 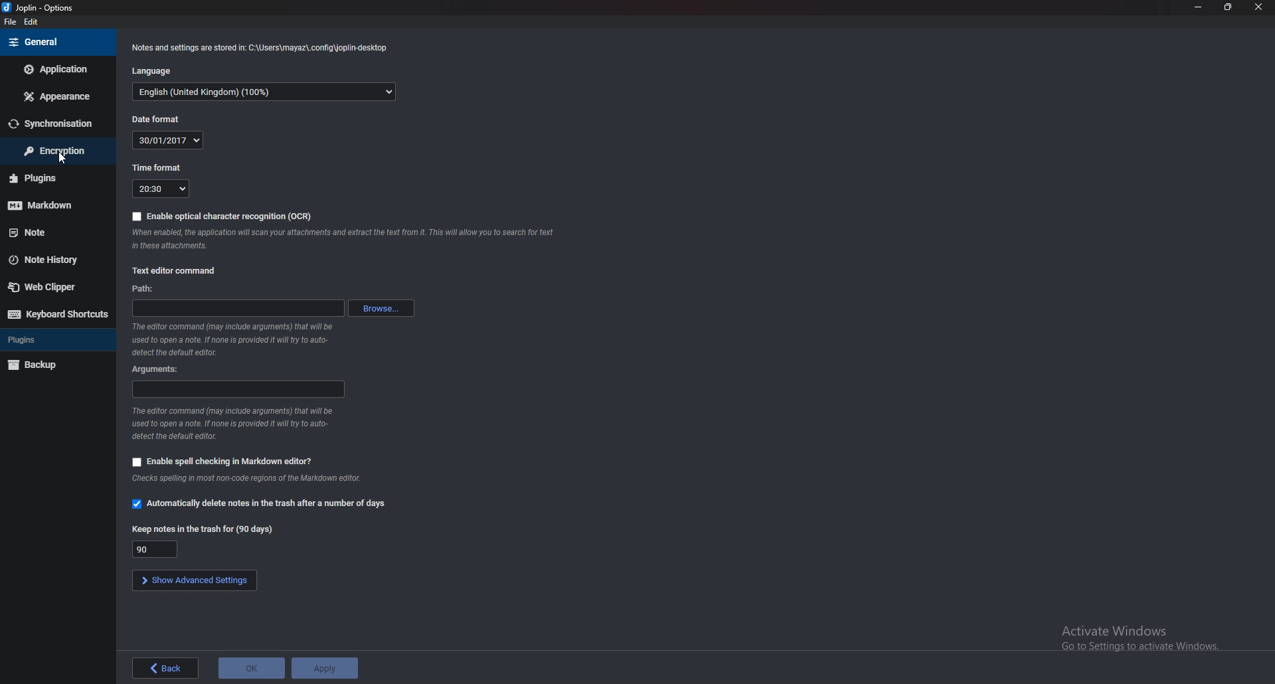 I want to click on synchronisation, so click(x=55, y=124).